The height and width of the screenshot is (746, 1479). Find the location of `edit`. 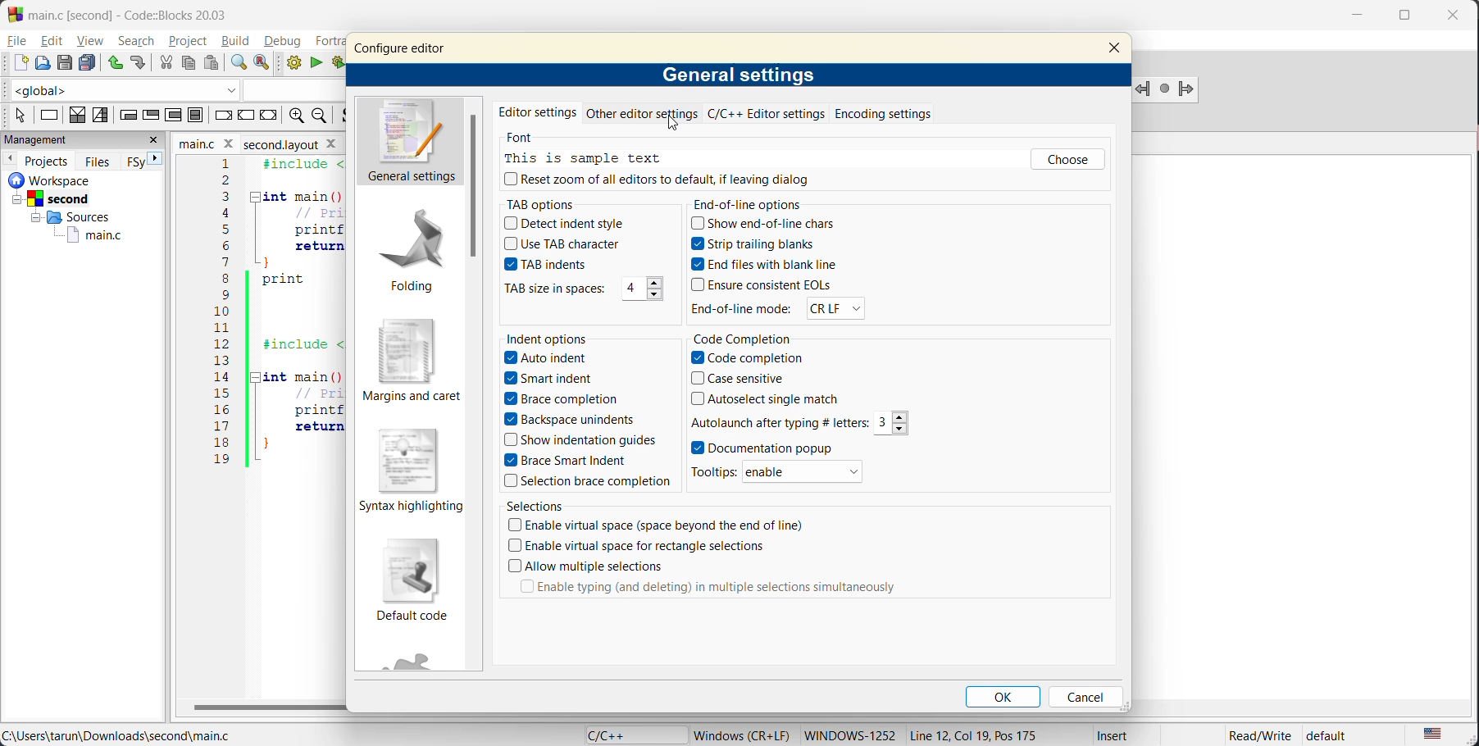

edit is located at coordinates (52, 42).